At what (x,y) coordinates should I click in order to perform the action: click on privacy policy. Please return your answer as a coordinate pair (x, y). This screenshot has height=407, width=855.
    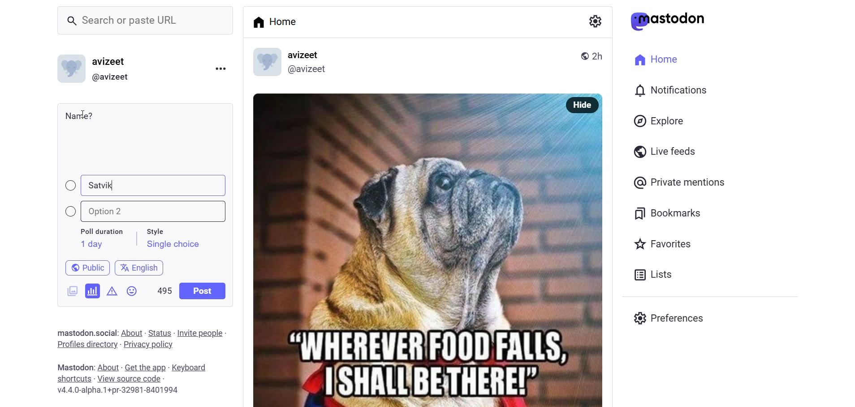
    Looking at the image, I should click on (148, 345).